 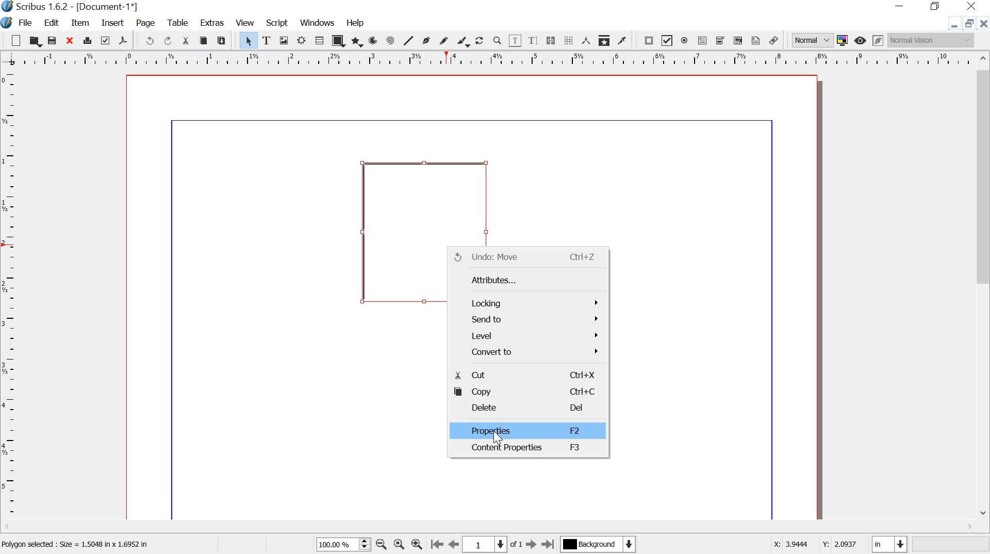 What do you see at coordinates (517, 546) in the screenshot?
I see `of 1` at bounding box center [517, 546].